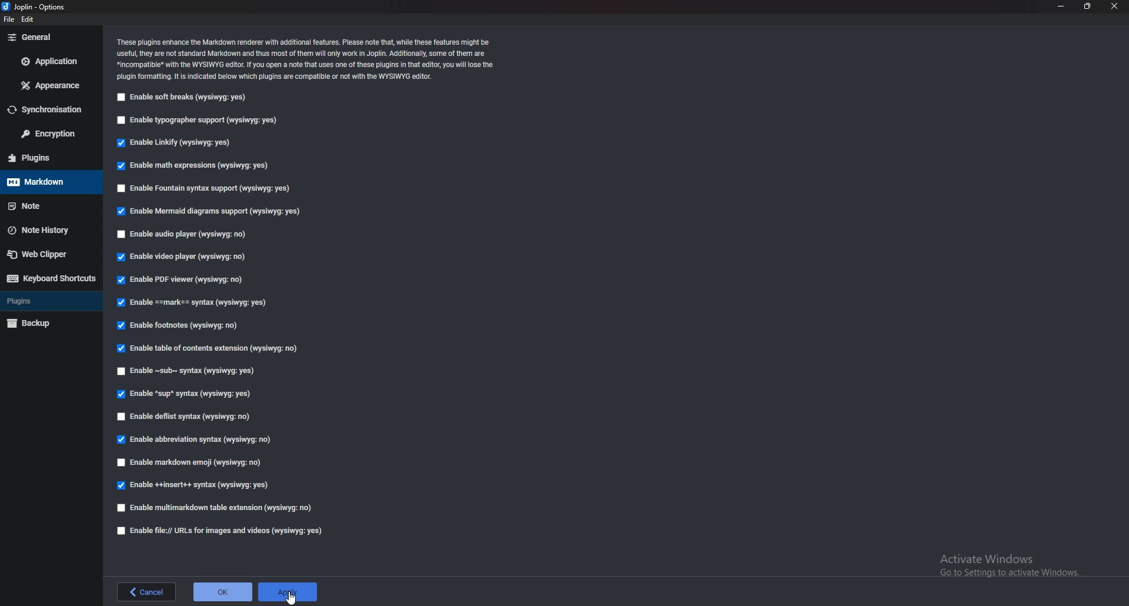 The height and width of the screenshot is (606, 1129). I want to click on Plugins, so click(46, 158).